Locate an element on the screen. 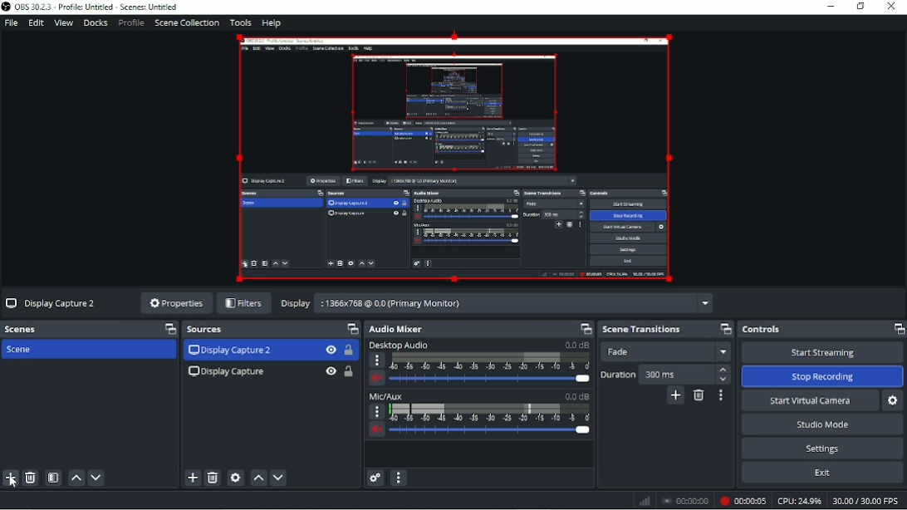  0.0 dB is located at coordinates (575, 395).